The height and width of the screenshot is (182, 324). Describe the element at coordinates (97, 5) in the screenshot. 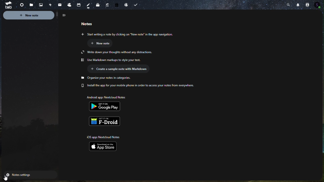

I see `Deck` at that location.